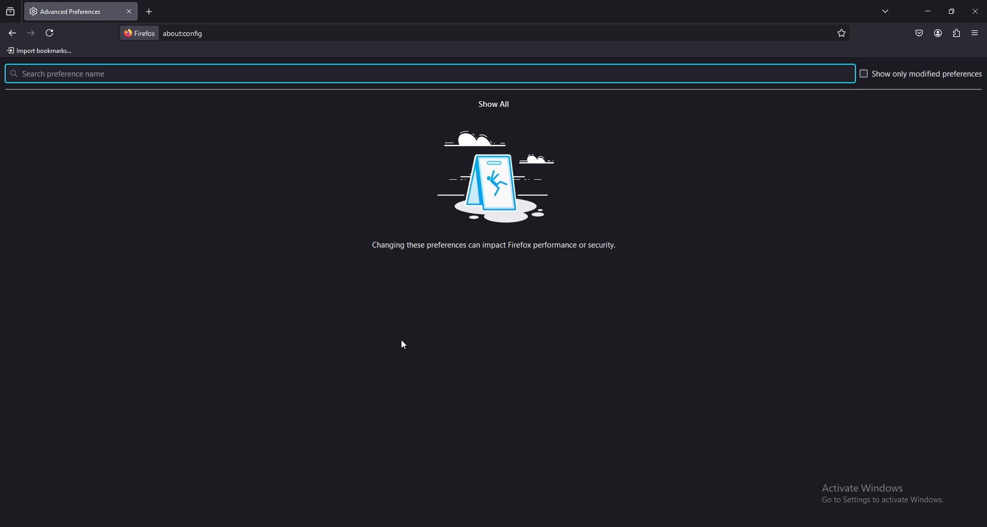 The width and height of the screenshot is (987, 527). Describe the element at coordinates (11, 12) in the screenshot. I see `recent browsing` at that location.